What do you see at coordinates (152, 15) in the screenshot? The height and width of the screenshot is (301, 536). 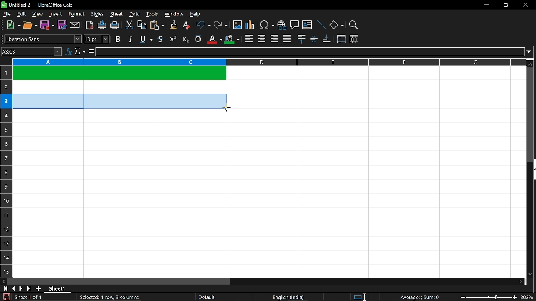 I see `tools` at bounding box center [152, 15].